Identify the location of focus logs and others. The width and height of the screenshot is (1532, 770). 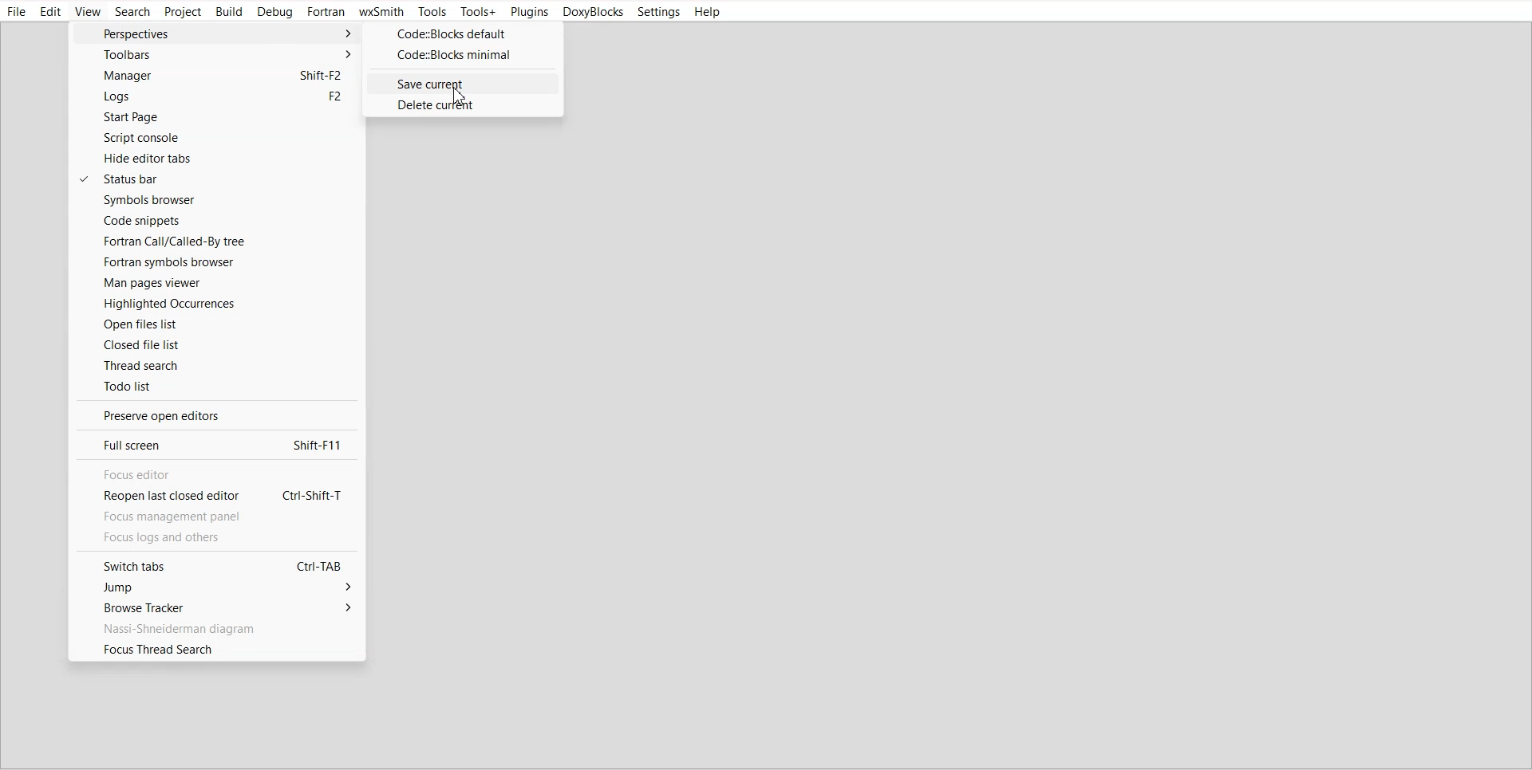
(179, 538).